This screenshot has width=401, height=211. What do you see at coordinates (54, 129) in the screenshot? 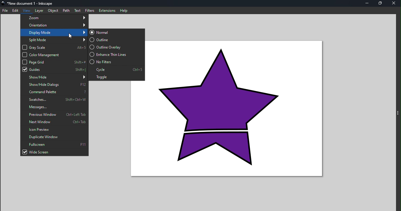
I see `Icon preview` at bounding box center [54, 129].